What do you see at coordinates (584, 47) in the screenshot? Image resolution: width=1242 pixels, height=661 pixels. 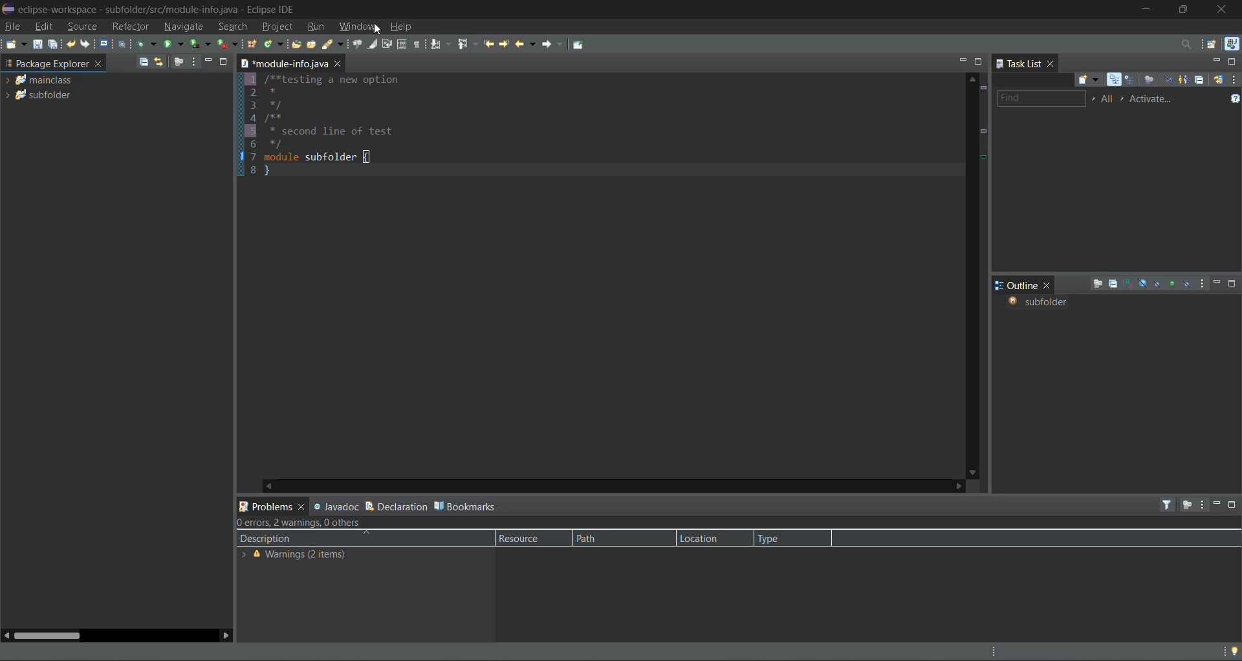 I see `pin editor` at bounding box center [584, 47].